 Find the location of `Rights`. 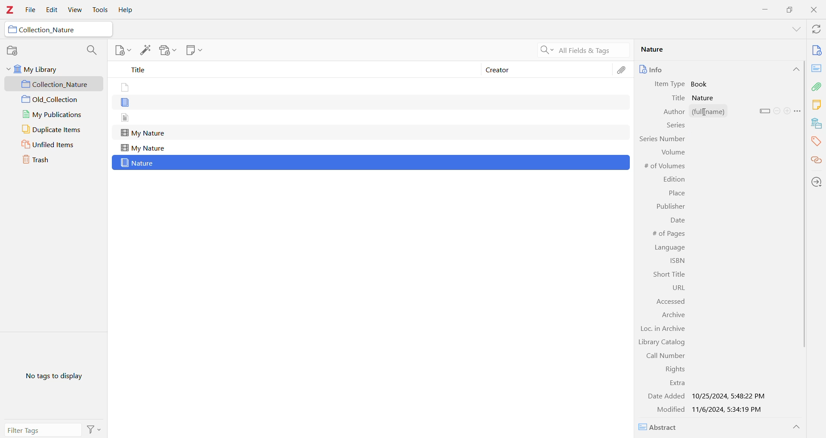

Rights is located at coordinates (672, 369).